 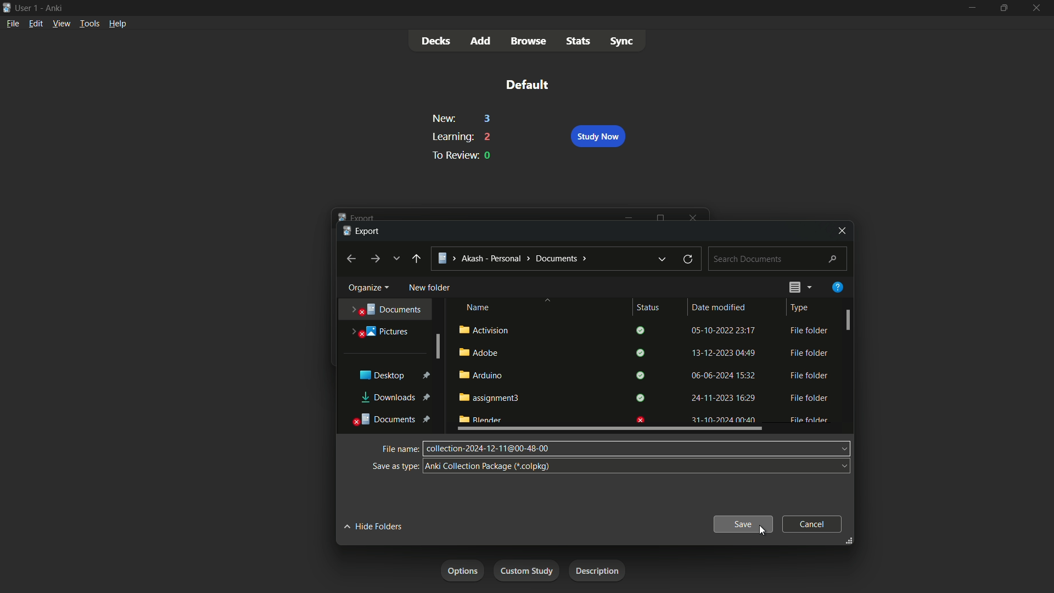 I want to click on 3, so click(x=488, y=119).